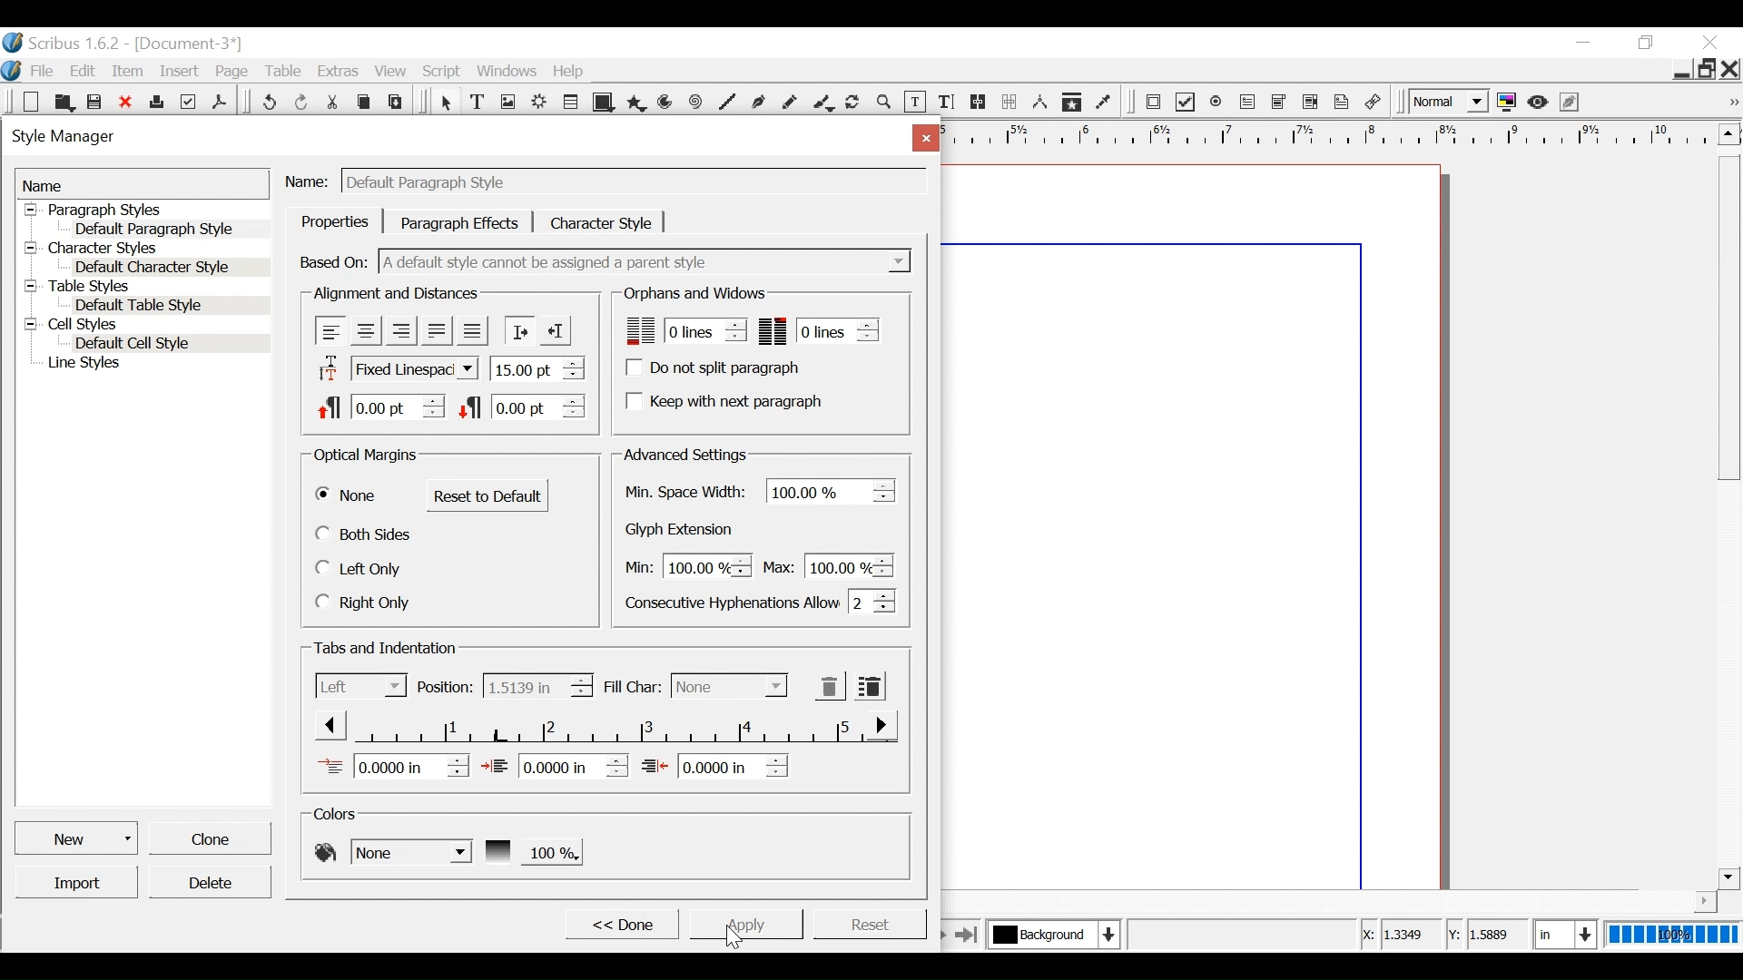  I want to click on Select, so click(445, 103).